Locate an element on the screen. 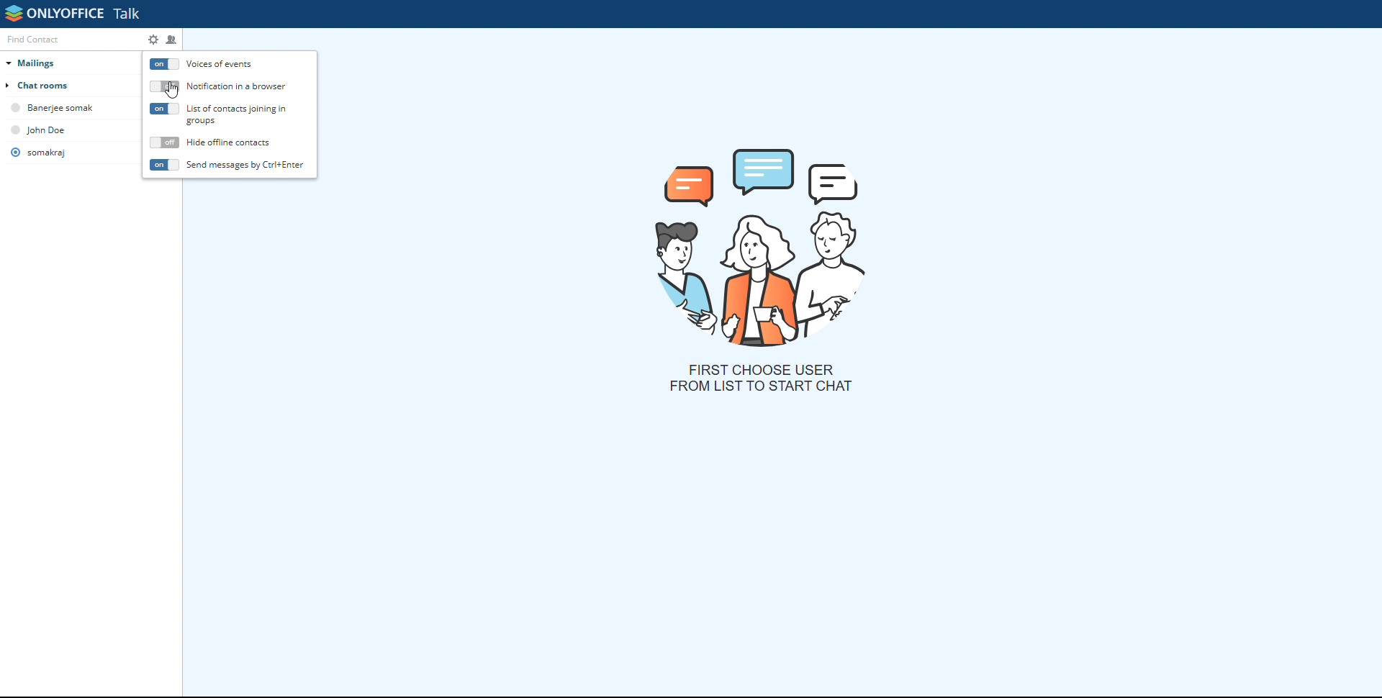  hide offline contacts is located at coordinates (229, 142).